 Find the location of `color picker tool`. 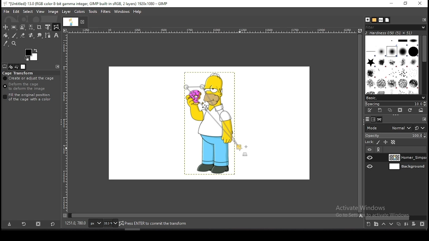

color picker tool is located at coordinates (6, 43).